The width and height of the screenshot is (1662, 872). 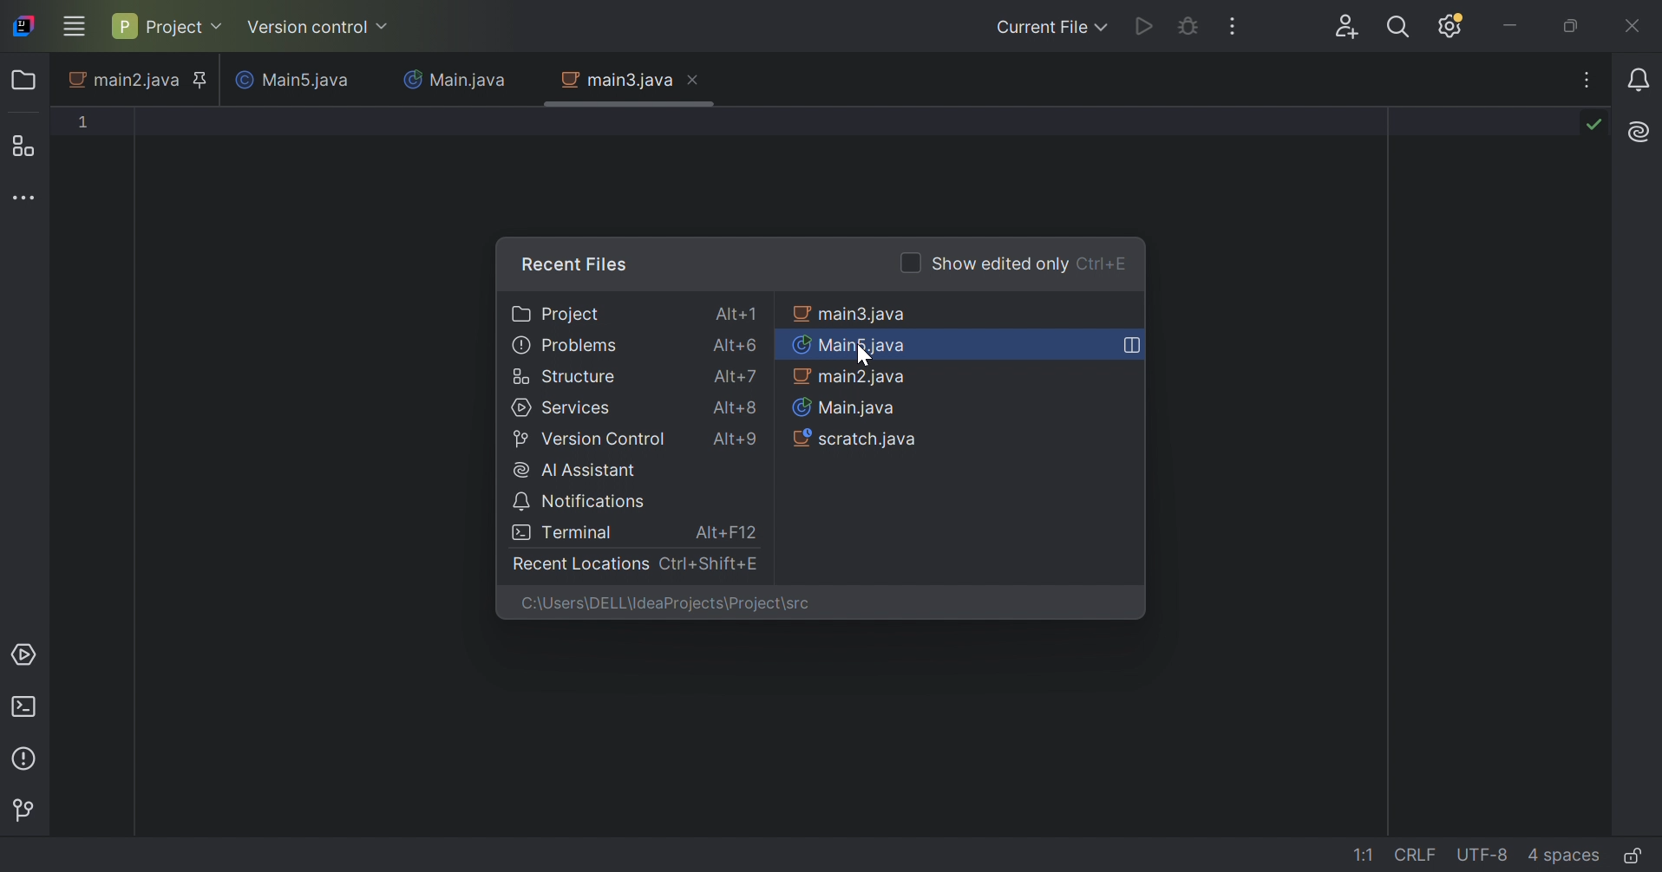 What do you see at coordinates (1416, 854) in the screenshot?
I see `line separation: \r\n` at bounding box center [1416, 854].